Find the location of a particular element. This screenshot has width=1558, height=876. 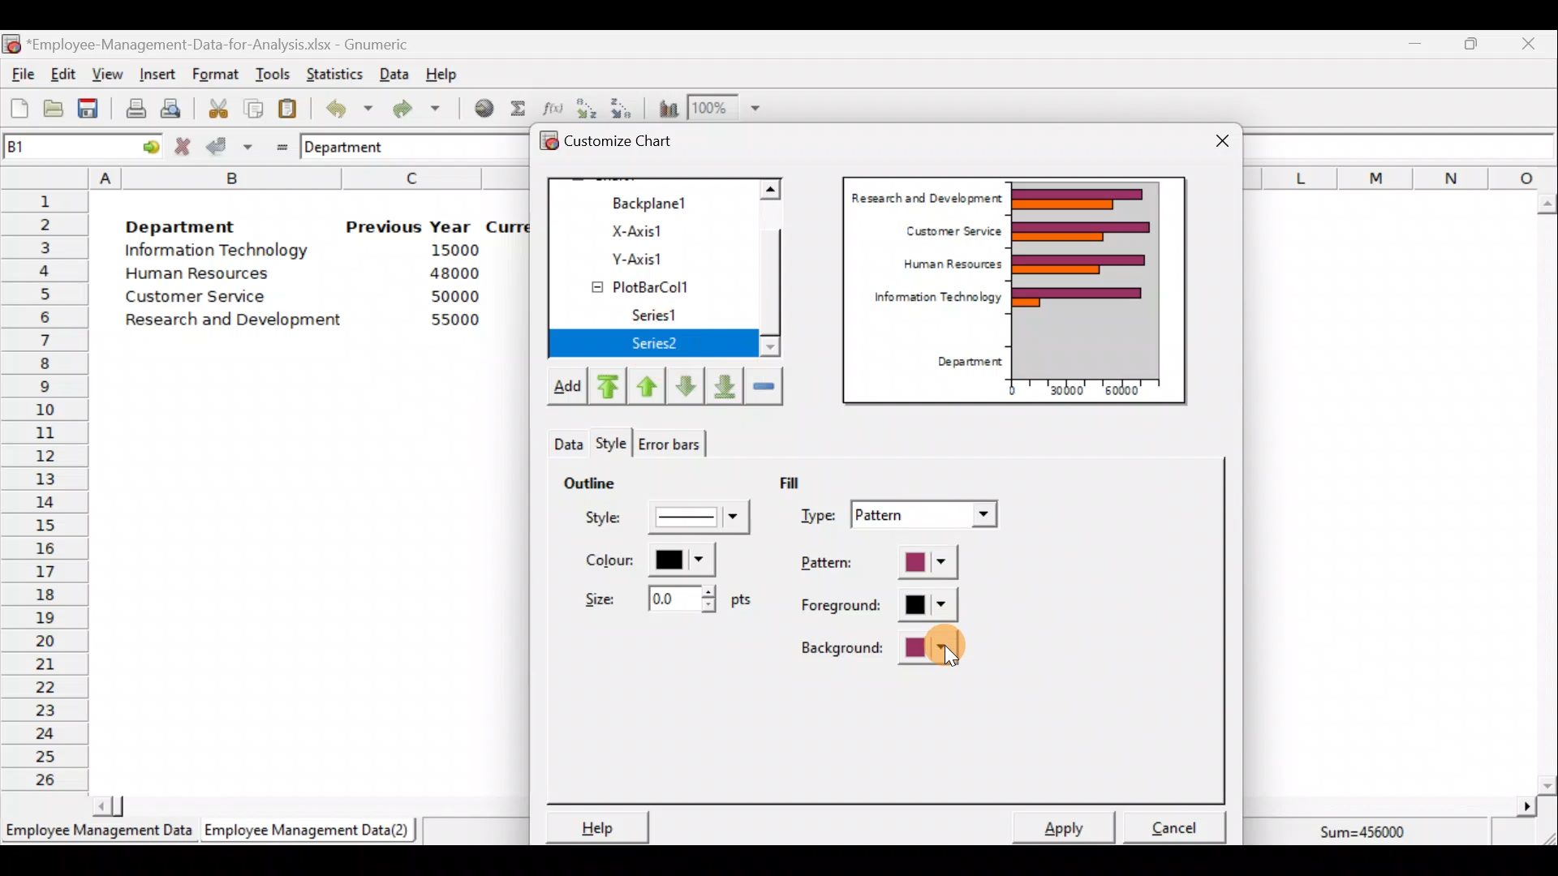

Data is located at coordinates (394, 74).